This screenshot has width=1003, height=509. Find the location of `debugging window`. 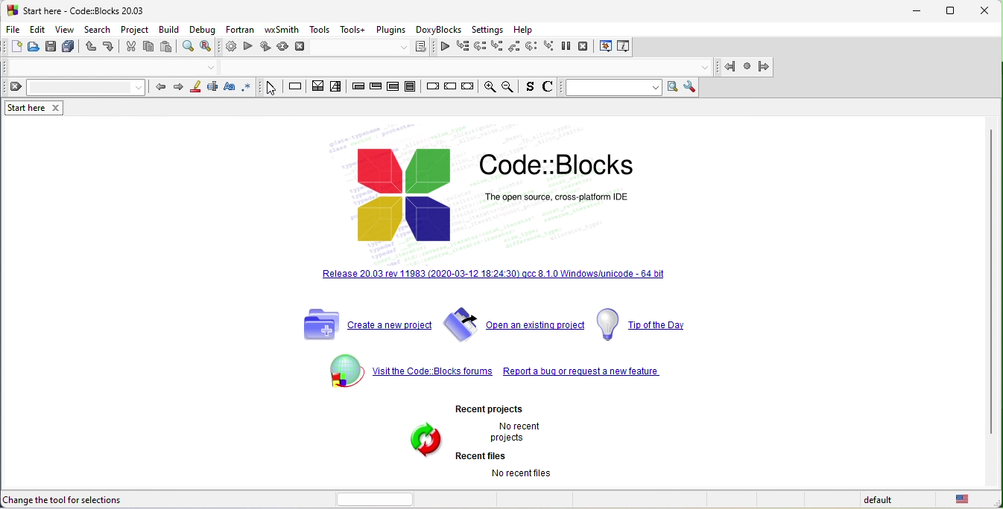

debugging window is located at coordinates (607, 47).